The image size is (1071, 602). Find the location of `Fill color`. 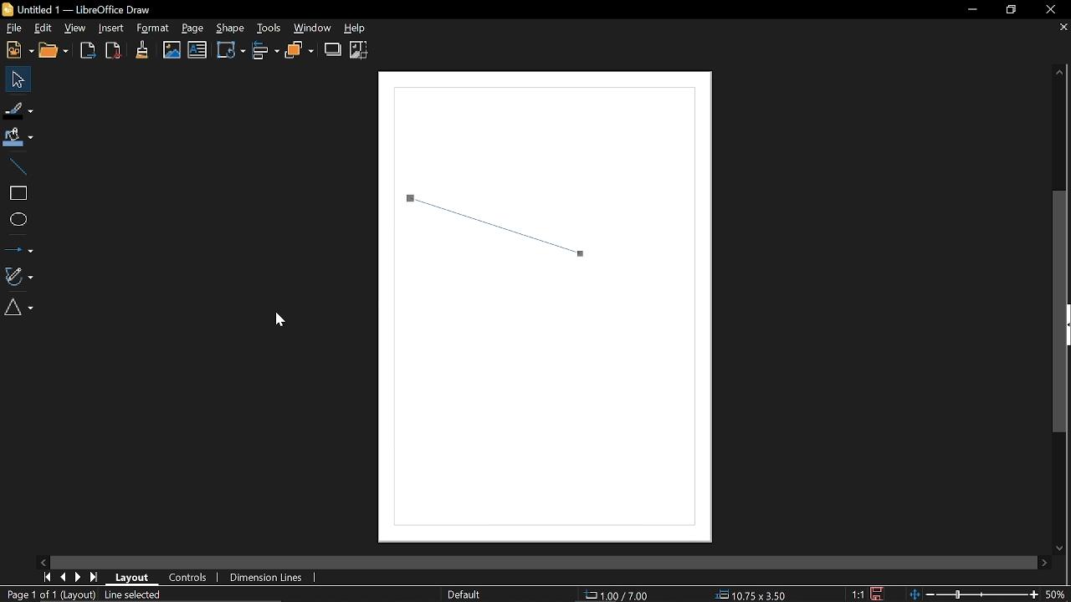

Fill color is located at coordinates (18, 136).